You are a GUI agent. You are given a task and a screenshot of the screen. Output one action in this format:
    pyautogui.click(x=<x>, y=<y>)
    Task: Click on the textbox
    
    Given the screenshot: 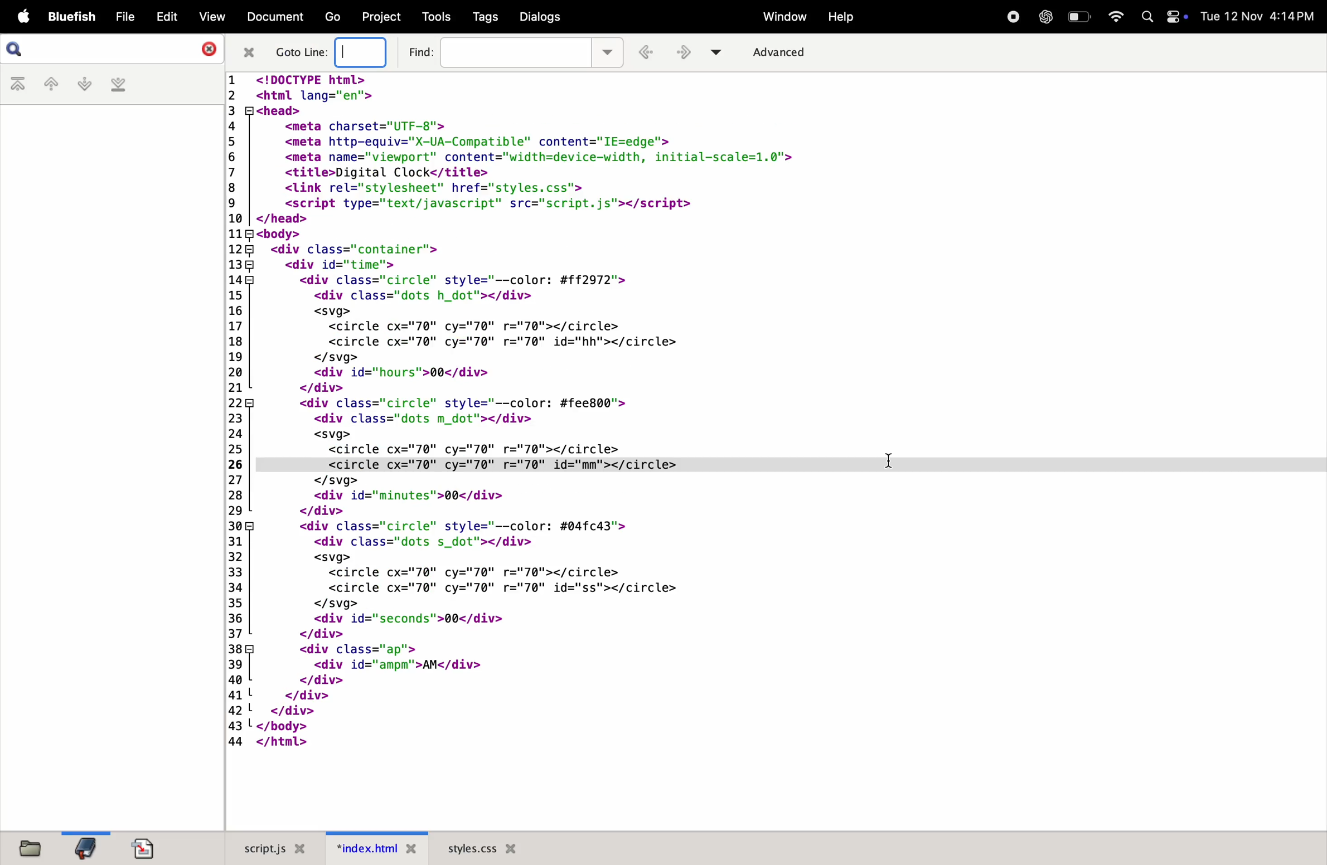 What is the action you would take?
    pyautogui.click(x=365, y=53)
    